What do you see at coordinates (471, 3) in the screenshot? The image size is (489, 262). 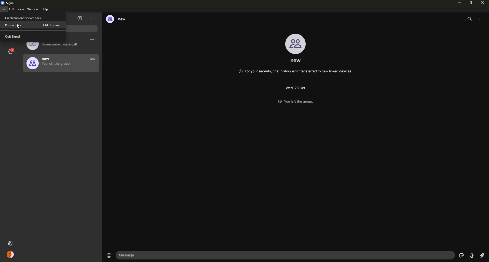 I see `maximize` at bounding box center [471, 3].